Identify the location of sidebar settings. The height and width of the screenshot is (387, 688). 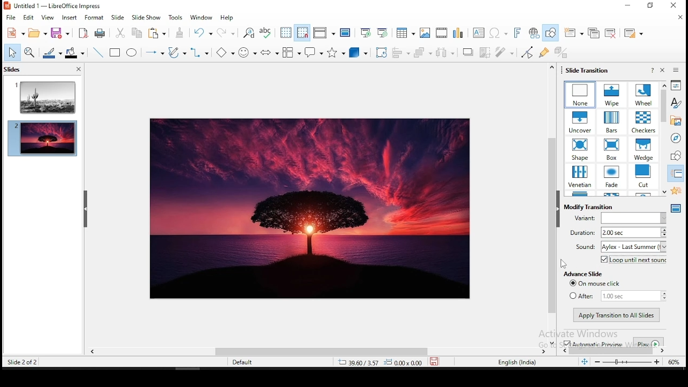
(677, 70).